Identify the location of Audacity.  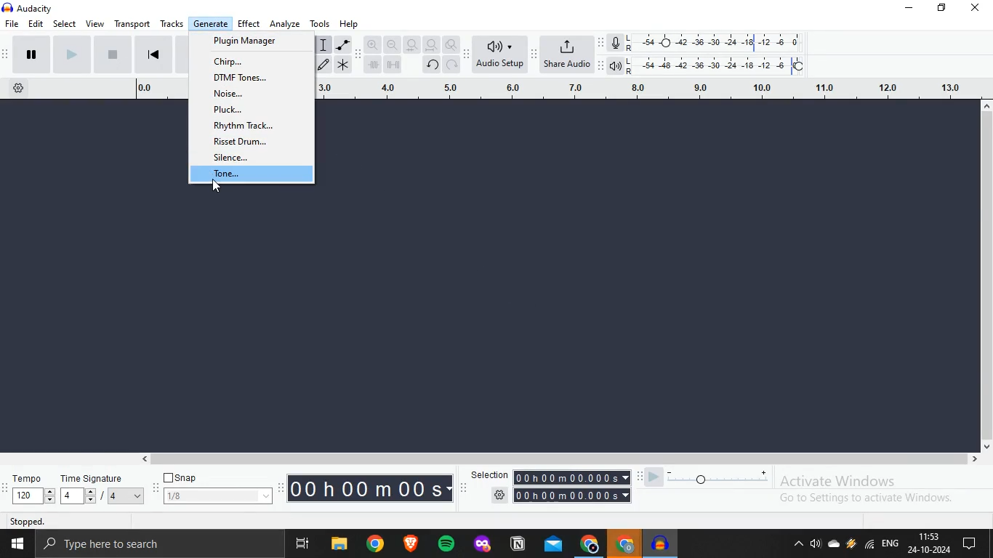
(25, 9).